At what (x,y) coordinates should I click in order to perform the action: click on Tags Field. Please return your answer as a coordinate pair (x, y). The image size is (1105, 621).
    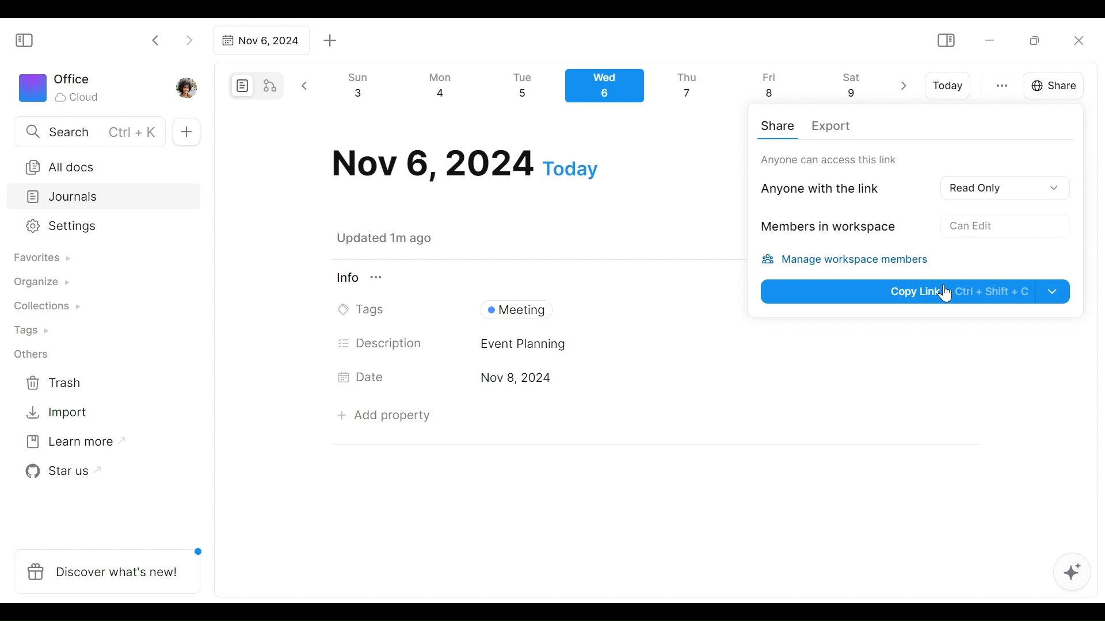
    Looking at the image, I should click on (604, 307).